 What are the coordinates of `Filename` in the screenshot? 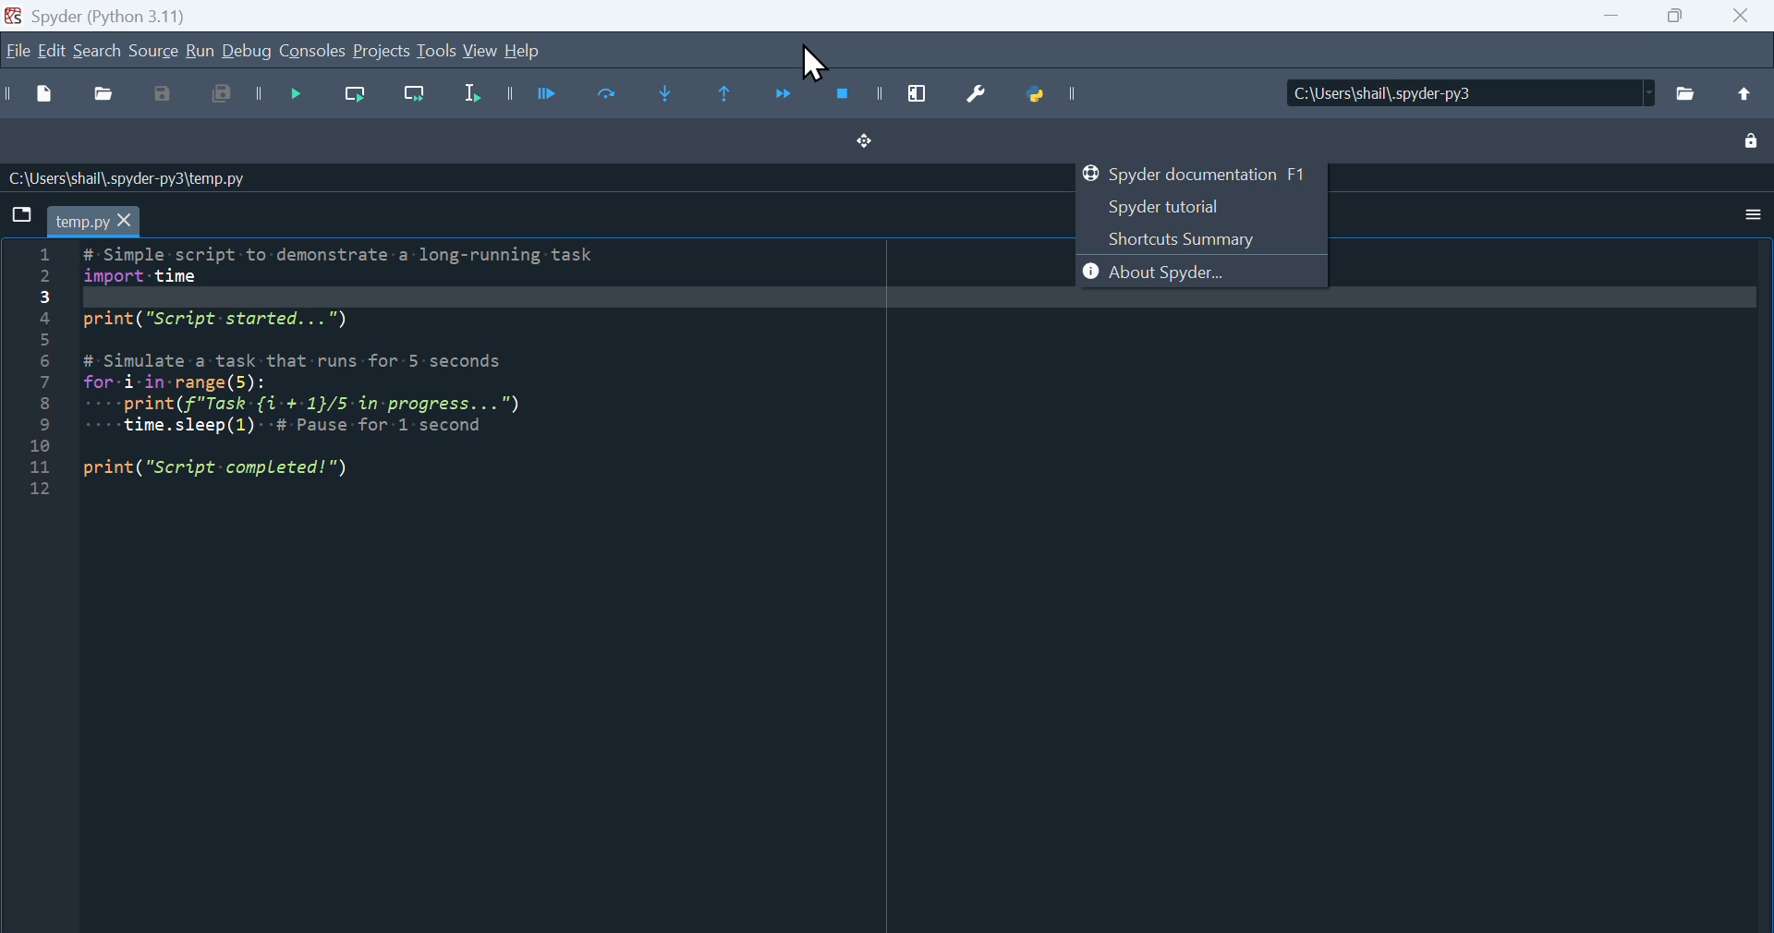 It's located at (103, 220).